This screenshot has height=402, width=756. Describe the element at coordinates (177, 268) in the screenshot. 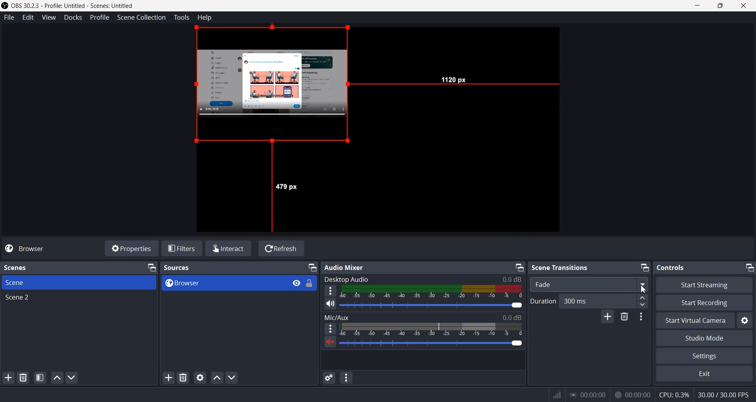

I see `Text` at that location.